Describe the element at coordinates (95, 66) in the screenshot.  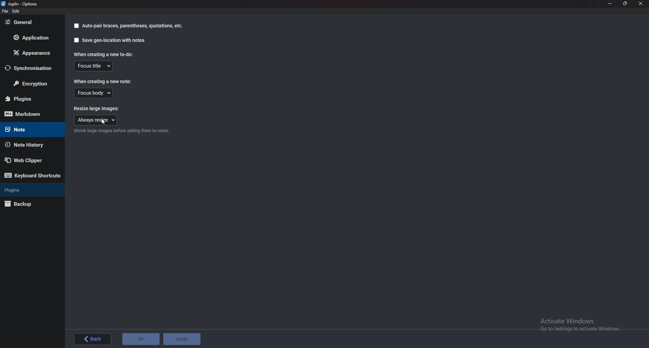
I see `Focus title` at that location.